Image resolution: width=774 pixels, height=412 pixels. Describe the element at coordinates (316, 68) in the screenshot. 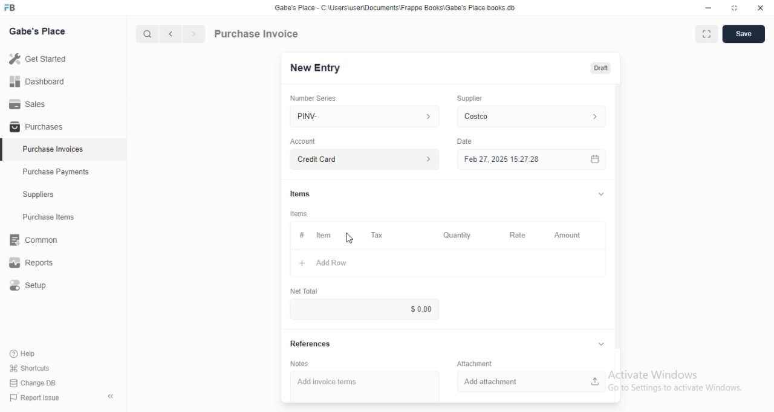

I see `New Entry` at that location.